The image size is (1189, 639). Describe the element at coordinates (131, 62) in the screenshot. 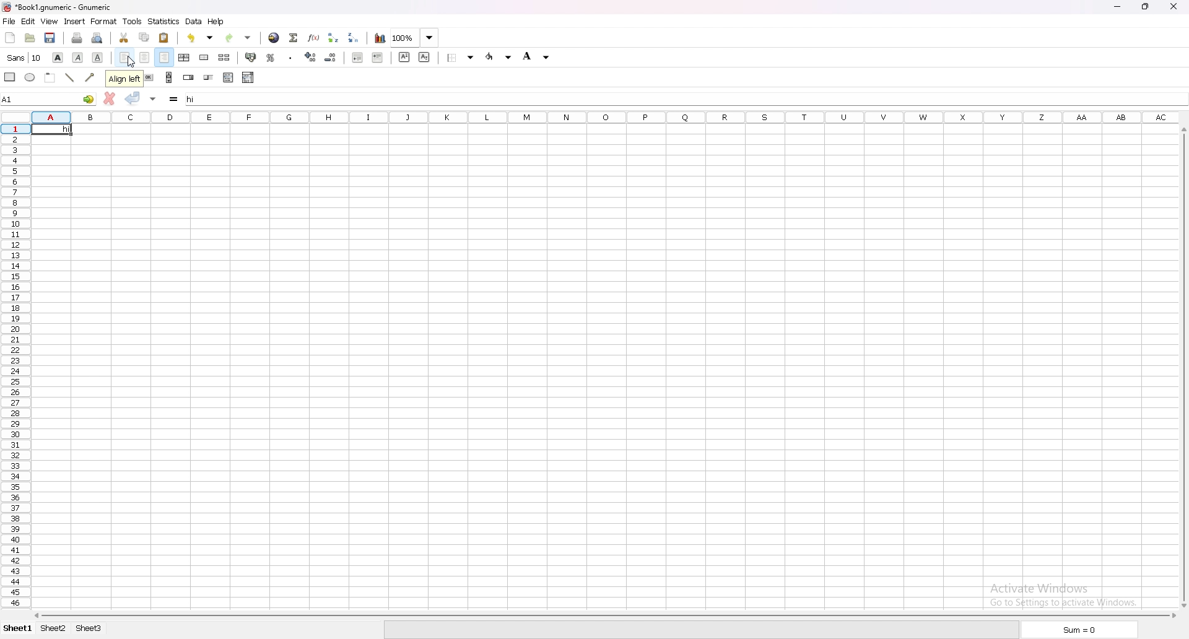

I see `cursor` at that location.